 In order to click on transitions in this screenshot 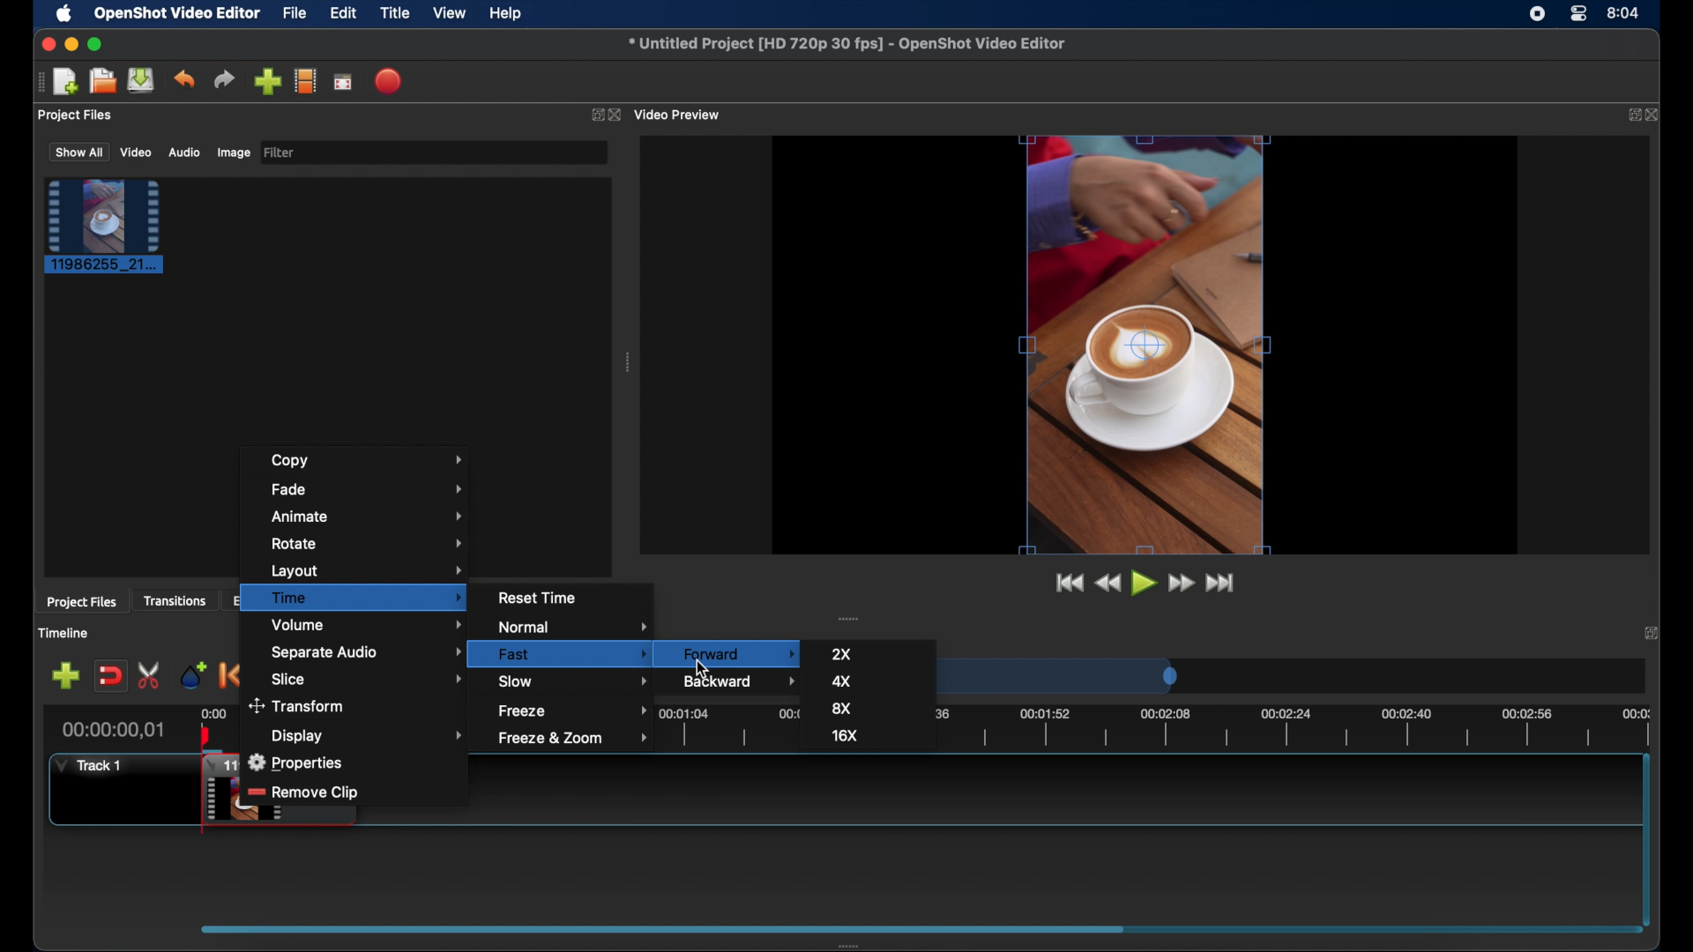, I will do `click(175, 602)`.